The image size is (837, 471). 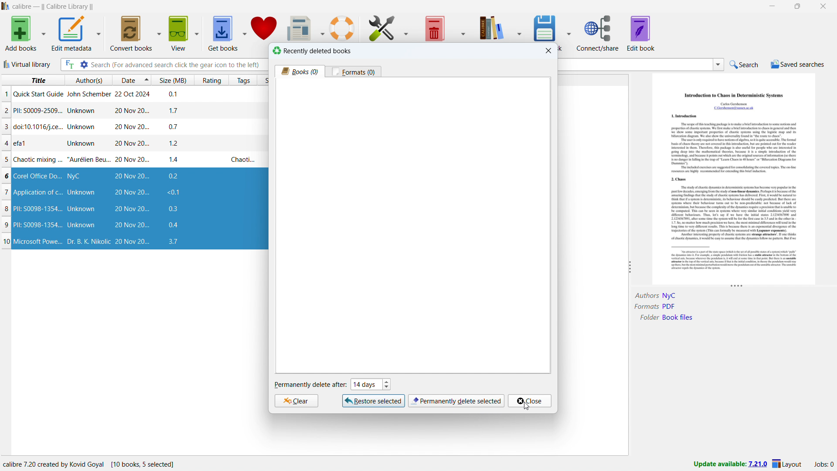 What do you see at coordinates (43, 33) in the screenshot?
I see `add books options` at bounding box center [43, 33].